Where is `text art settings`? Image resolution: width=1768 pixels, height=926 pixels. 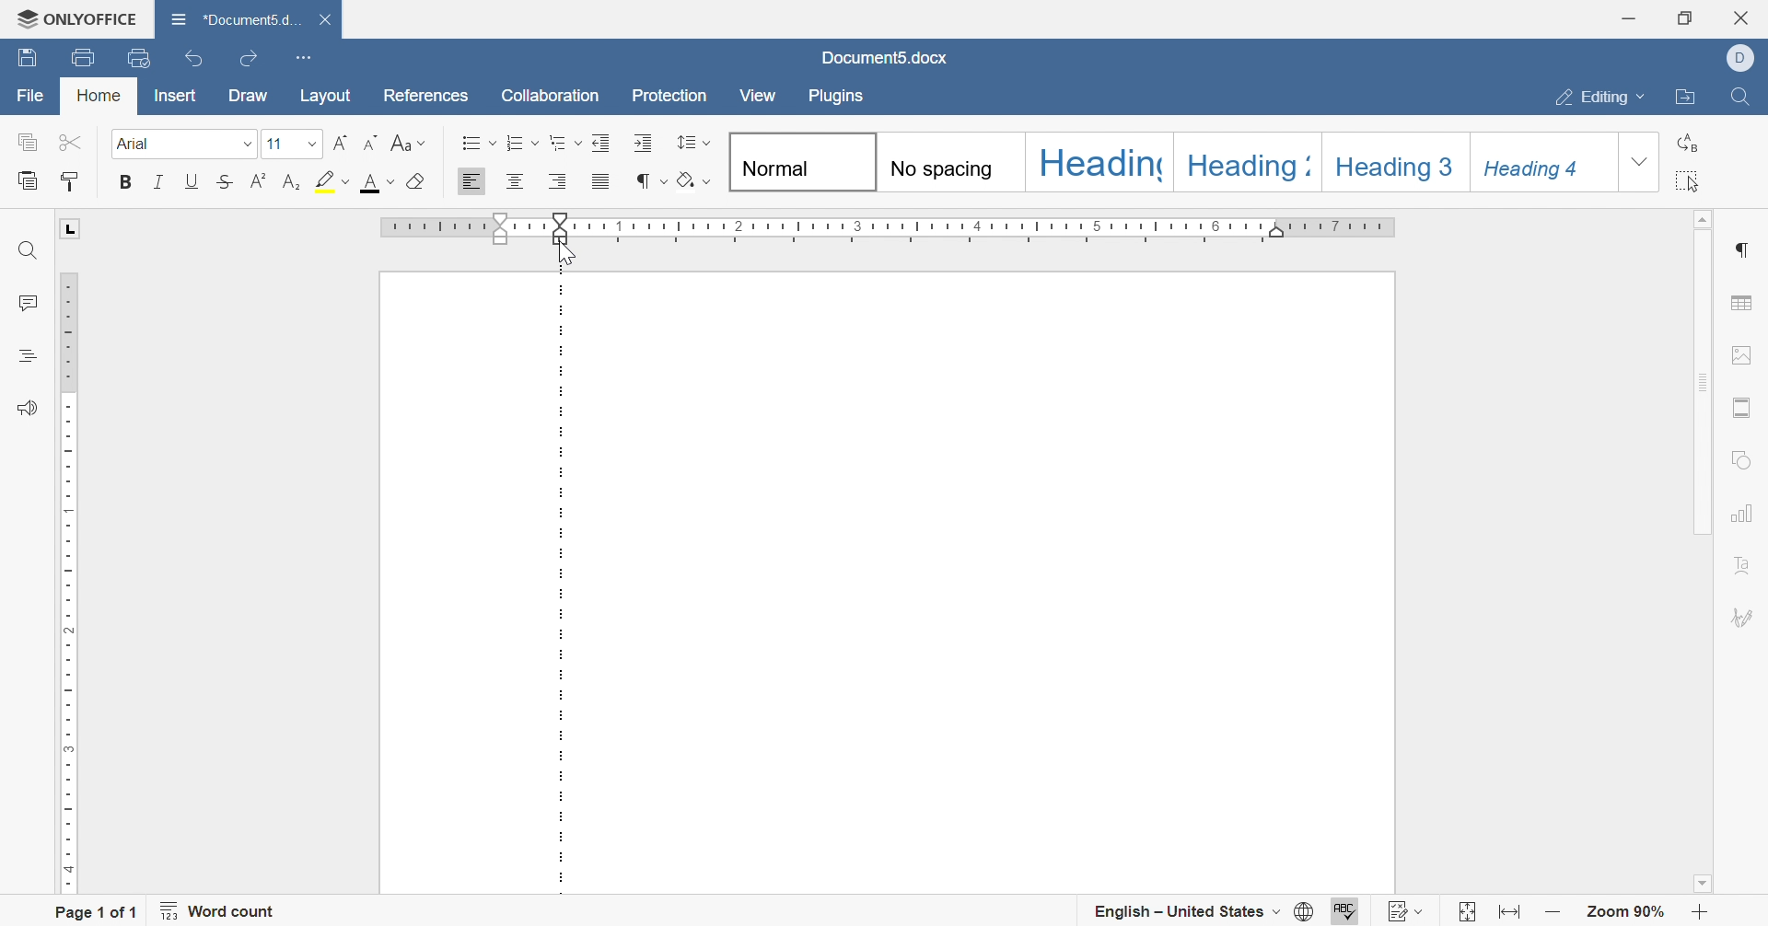
text art settings is located at coordinates (1751, 565).